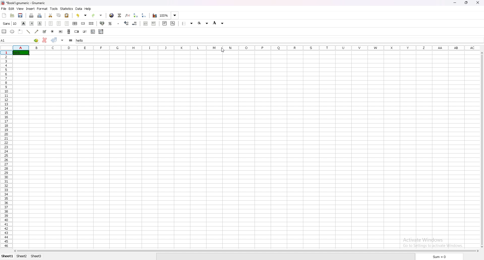  I want to click on accept changes, so click(54, 40).